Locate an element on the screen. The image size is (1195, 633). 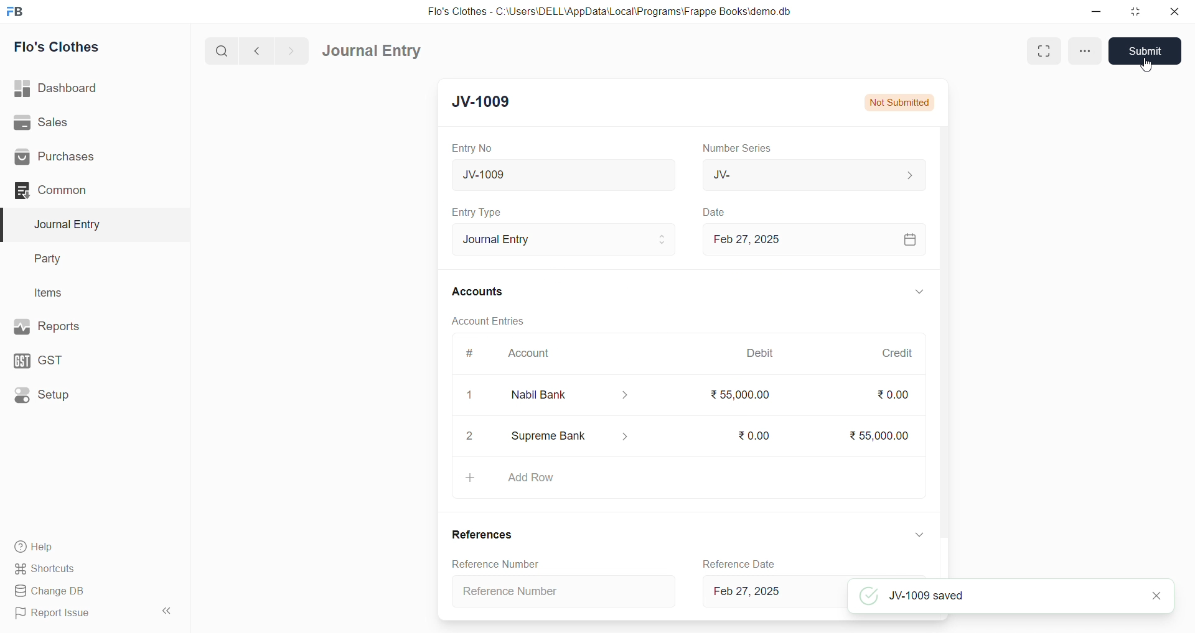
Supreme Bank is located at coordinates (572, 438).